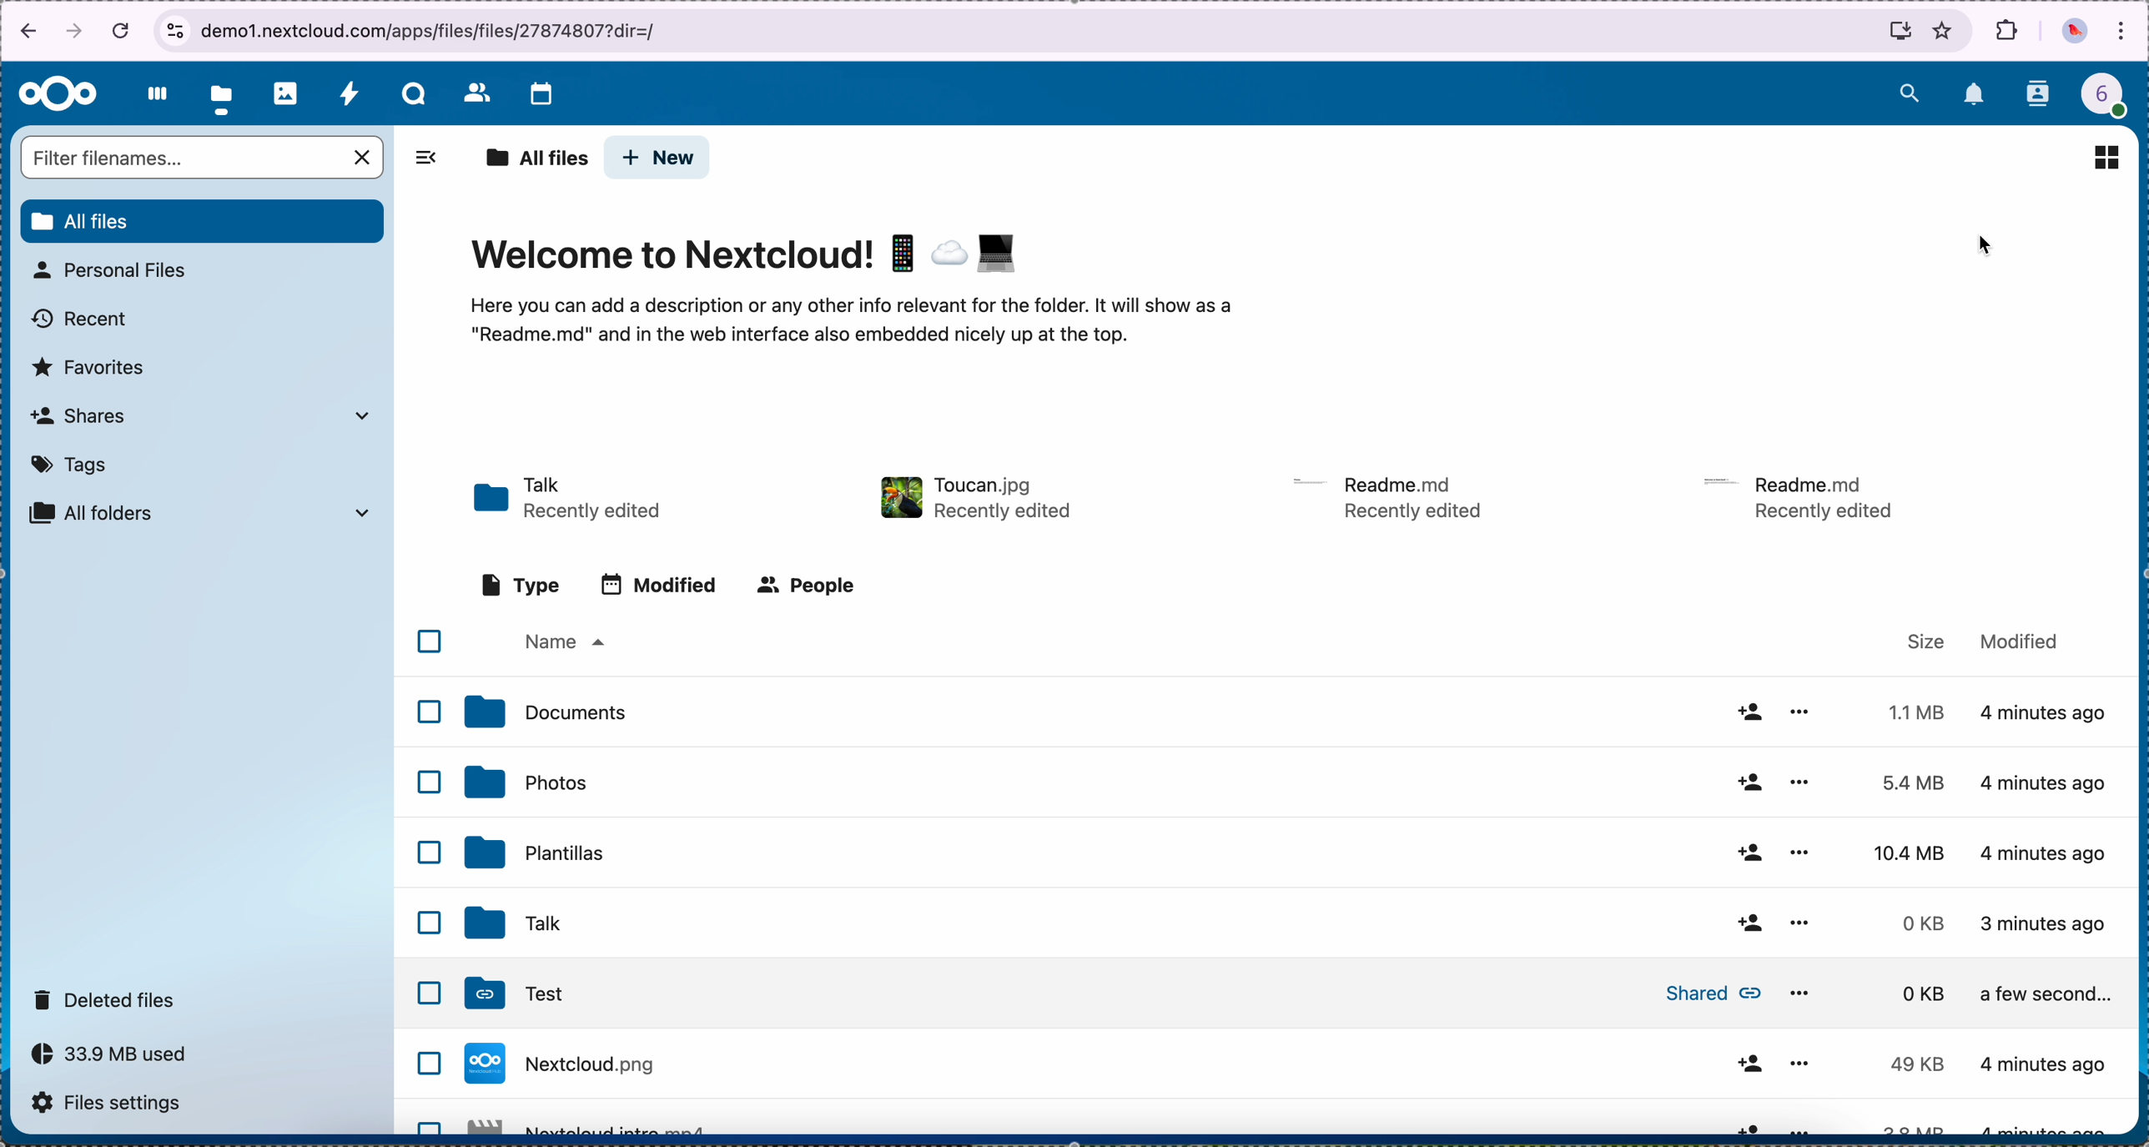 This screenshot has height=1147, width=2149. I want to click on all files, so click(536, 159).